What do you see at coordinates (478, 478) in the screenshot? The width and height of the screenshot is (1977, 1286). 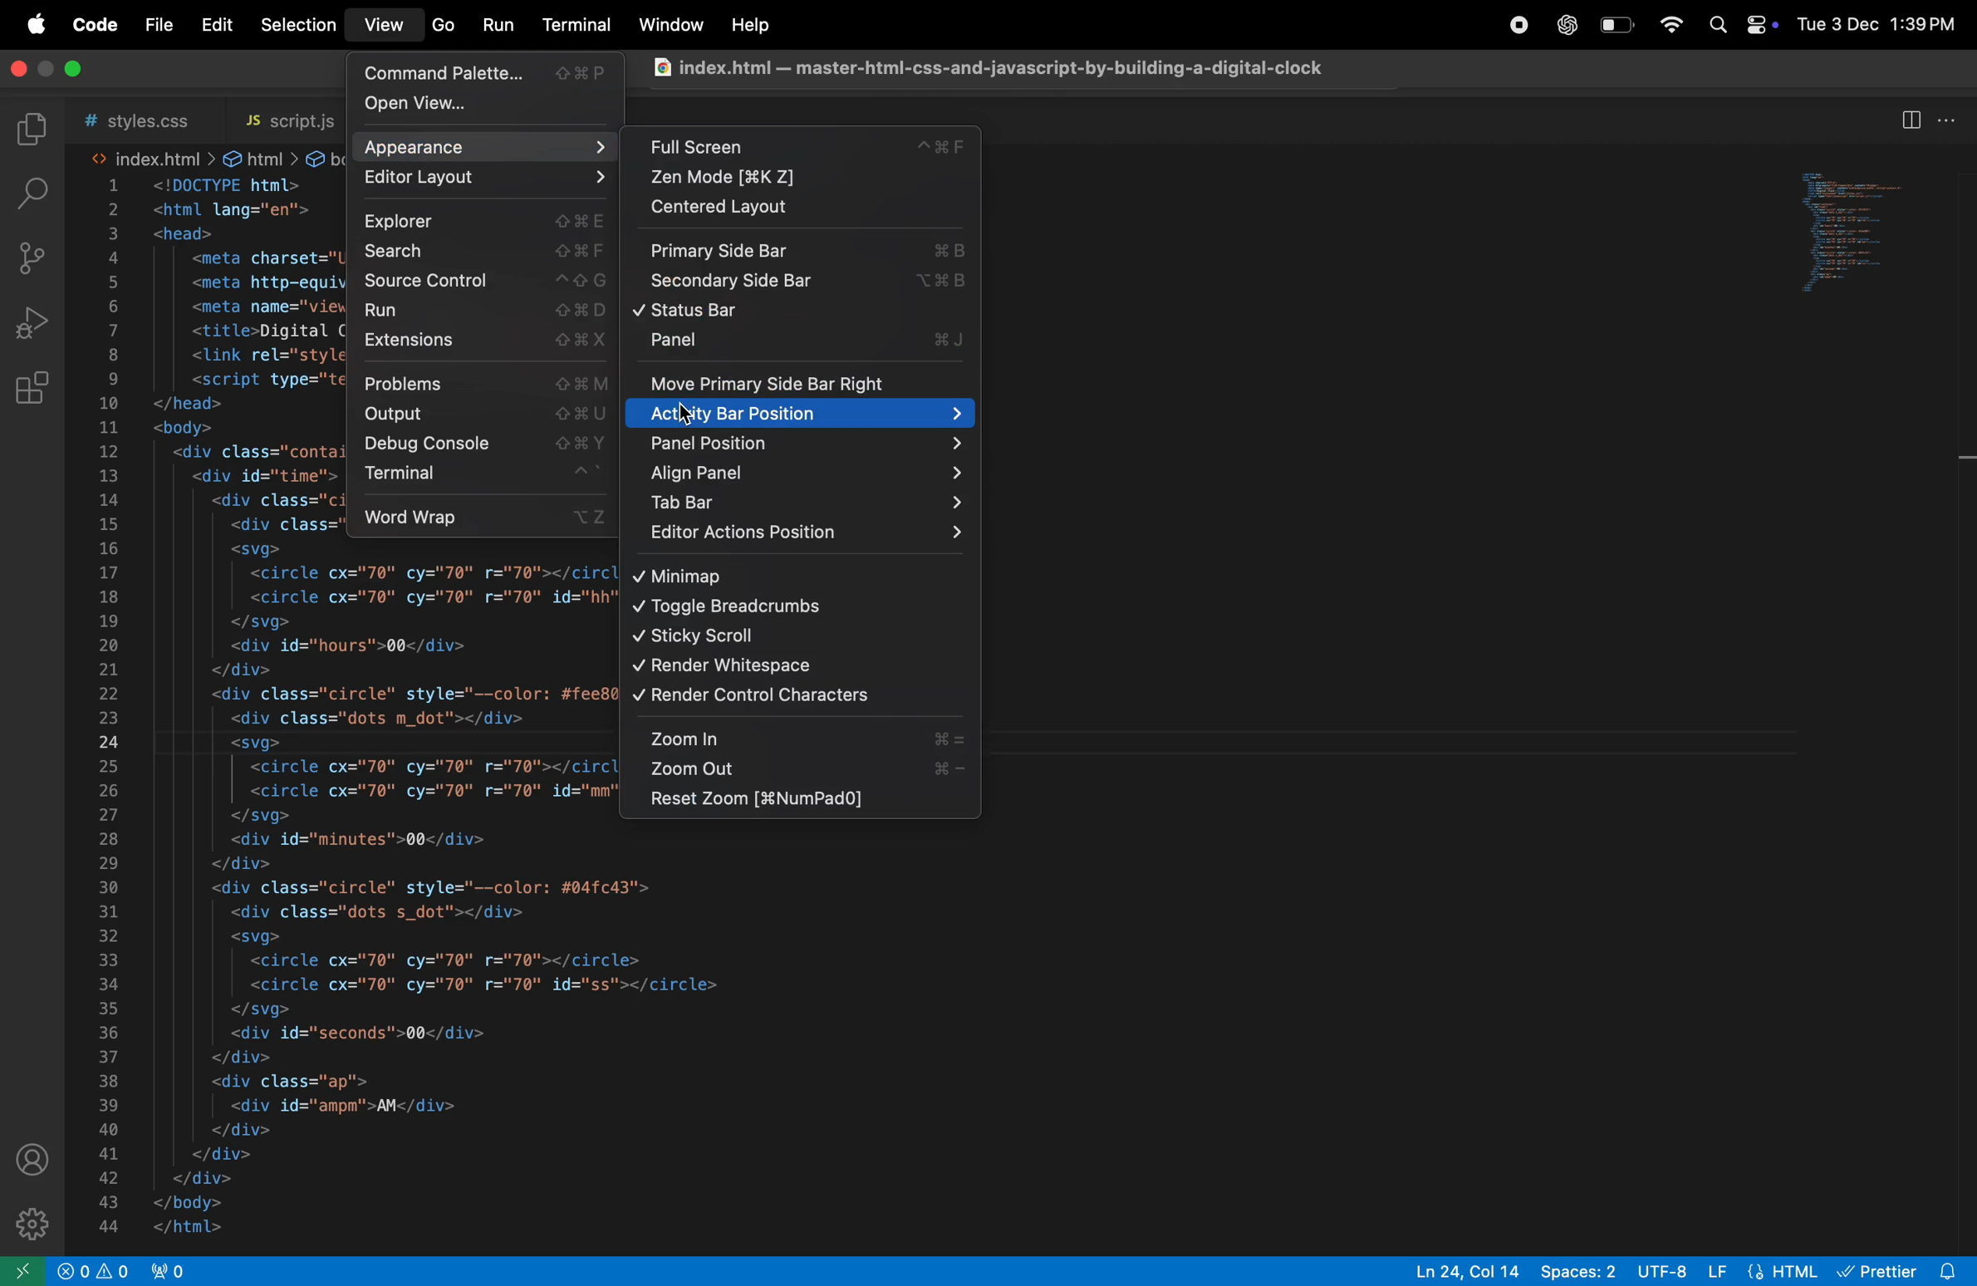 I see `terminal` at bounding box center [478, 478].